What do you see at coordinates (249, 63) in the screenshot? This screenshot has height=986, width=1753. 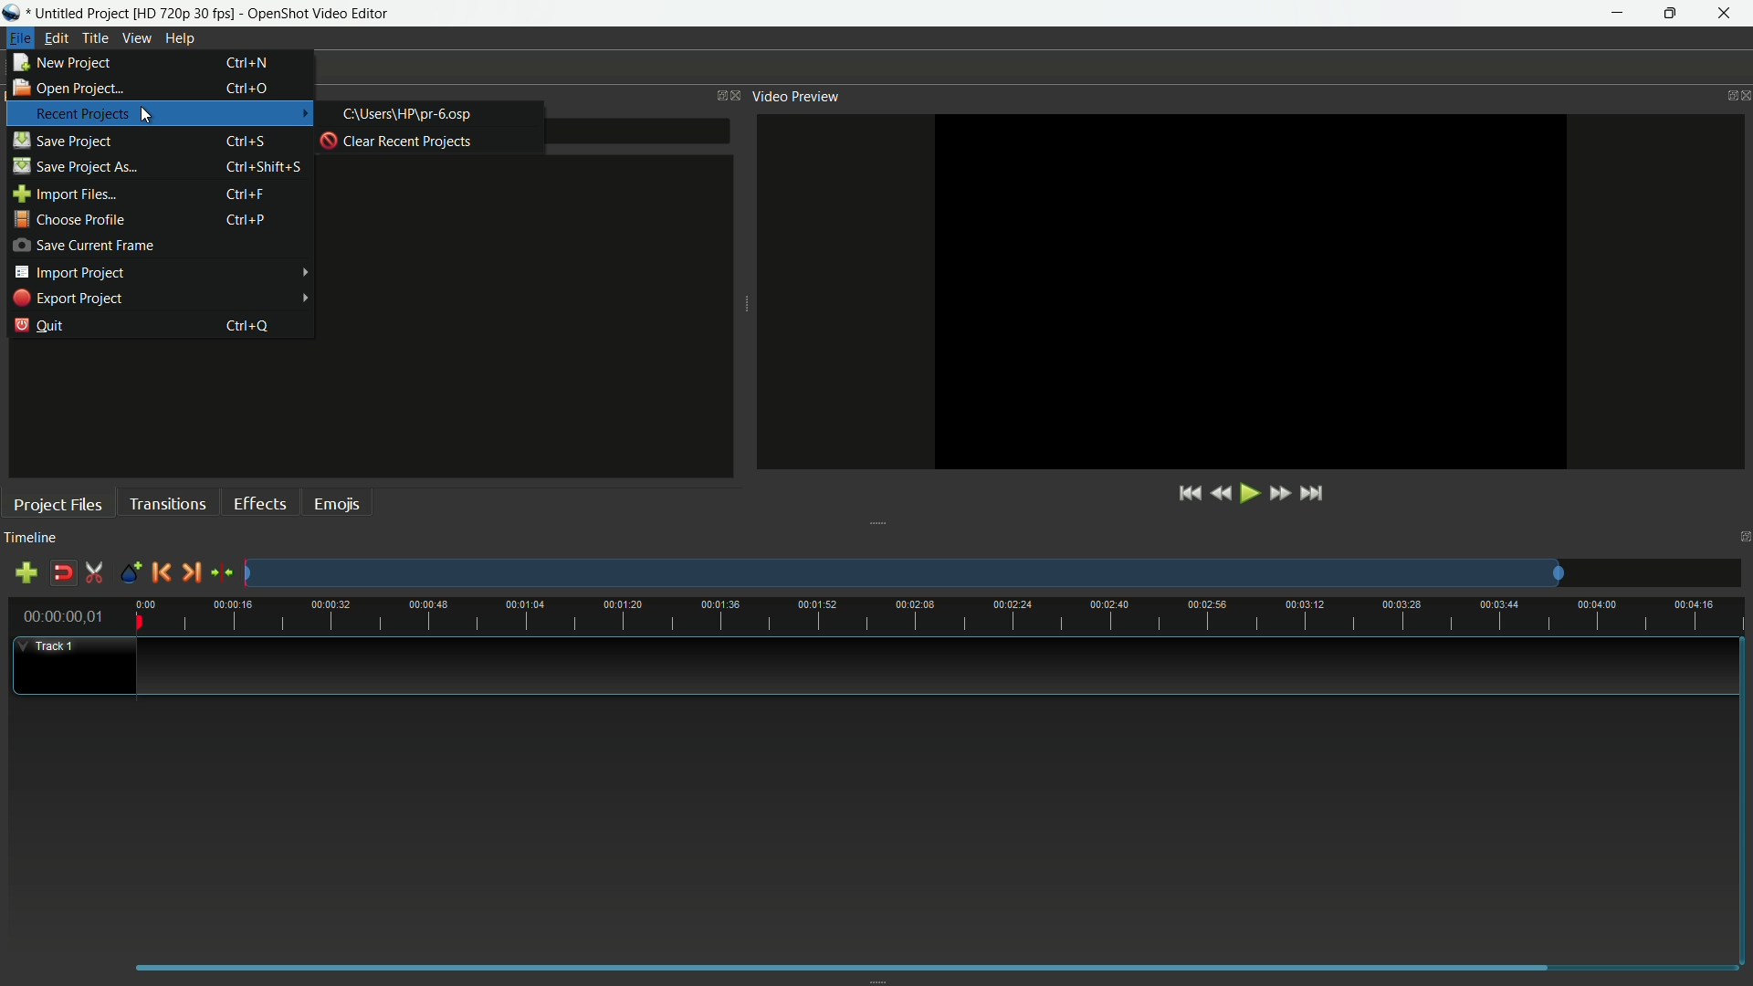 I see `keyboard shortcut` at bounding box center [249, 63].